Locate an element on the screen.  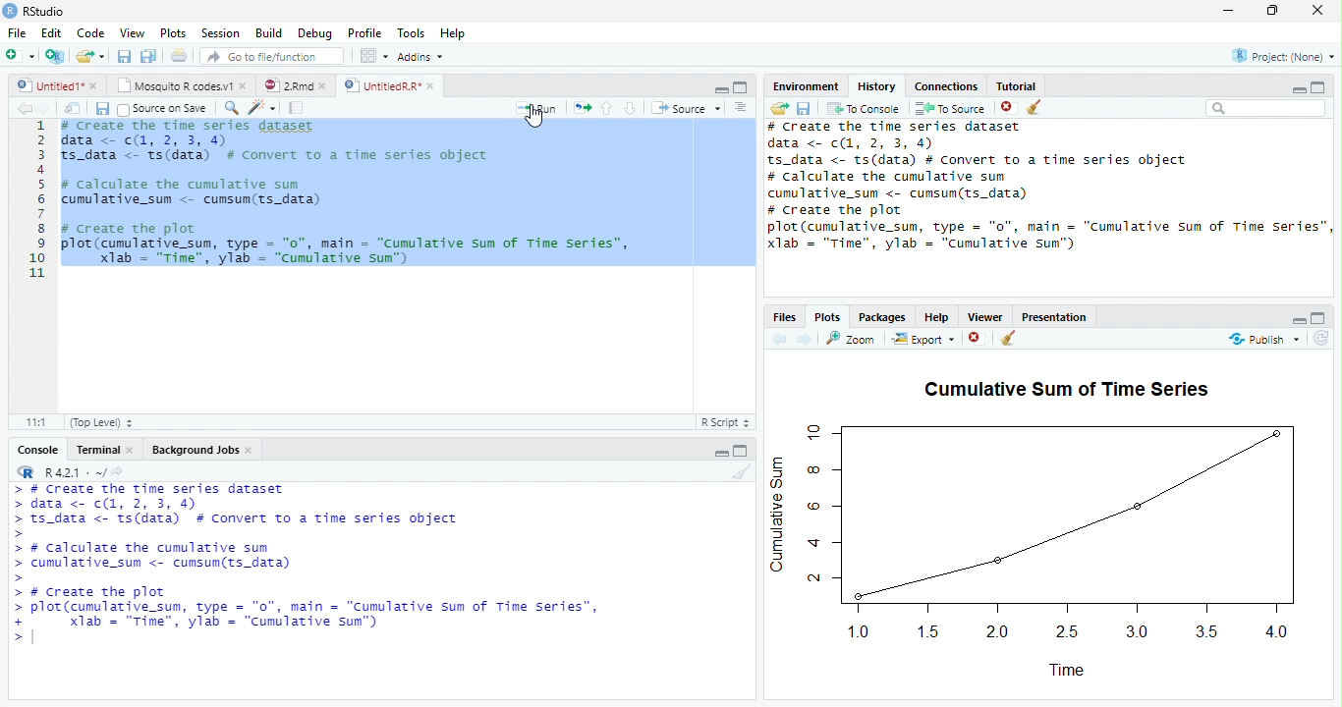
Open an existing file is located at coordinates (92, 56).